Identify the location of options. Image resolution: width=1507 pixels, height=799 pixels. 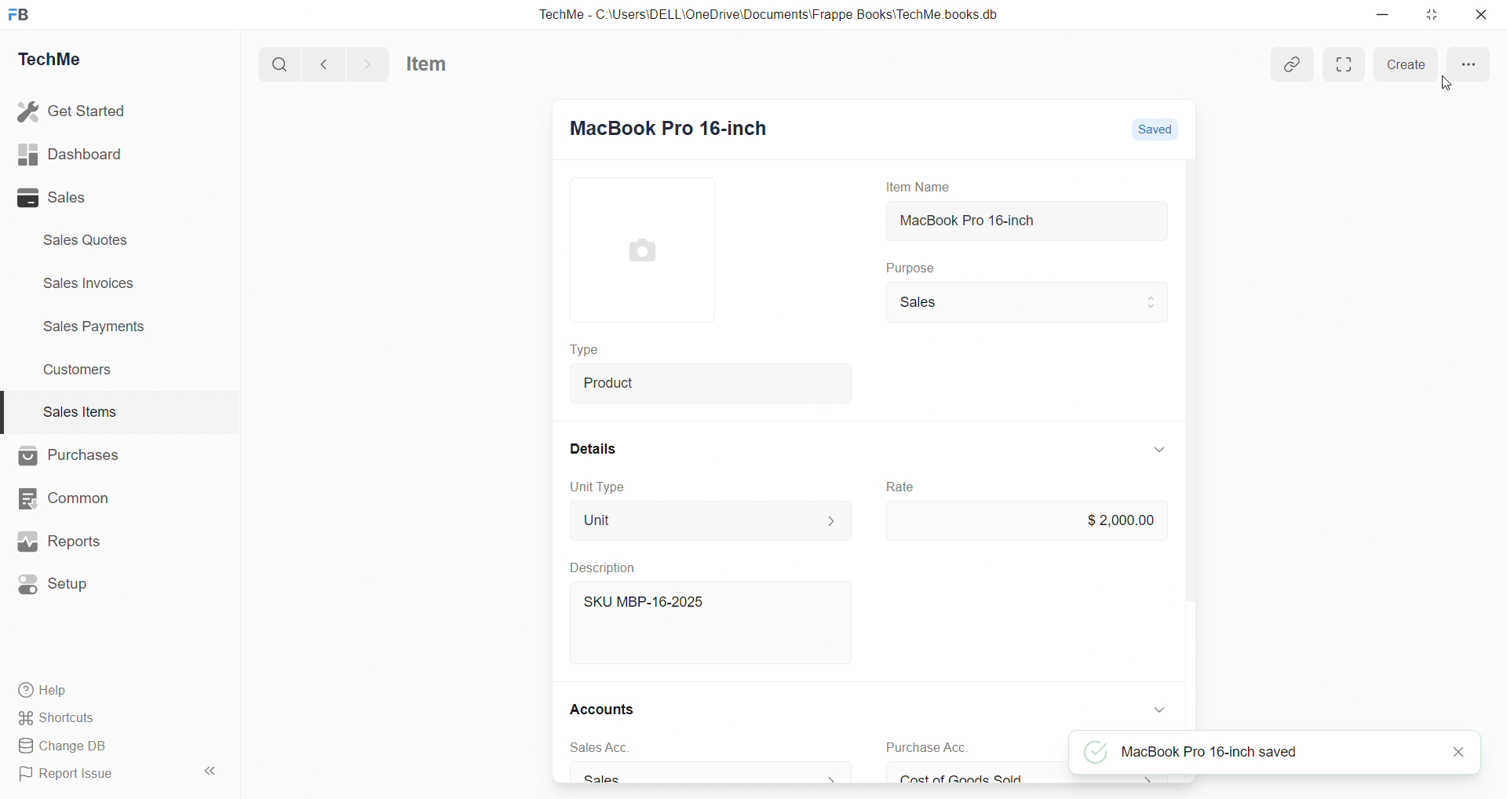
(1469, 67).